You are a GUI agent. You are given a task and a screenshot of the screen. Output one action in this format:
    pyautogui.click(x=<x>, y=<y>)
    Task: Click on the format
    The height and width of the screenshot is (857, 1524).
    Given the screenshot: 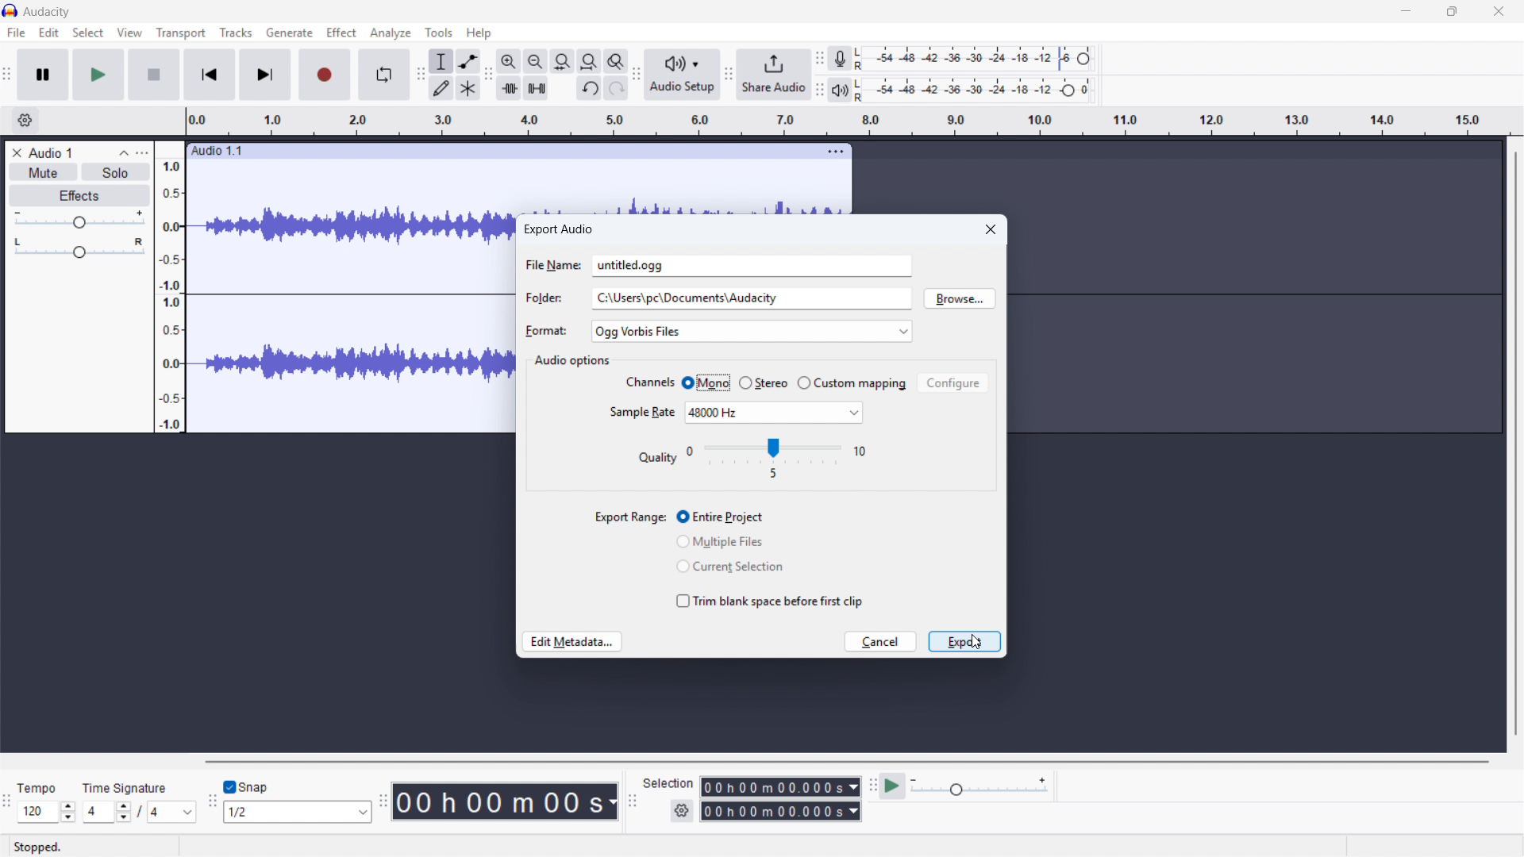 What is the action you would take?
    pyautogui.click(x=544, y=332)
    